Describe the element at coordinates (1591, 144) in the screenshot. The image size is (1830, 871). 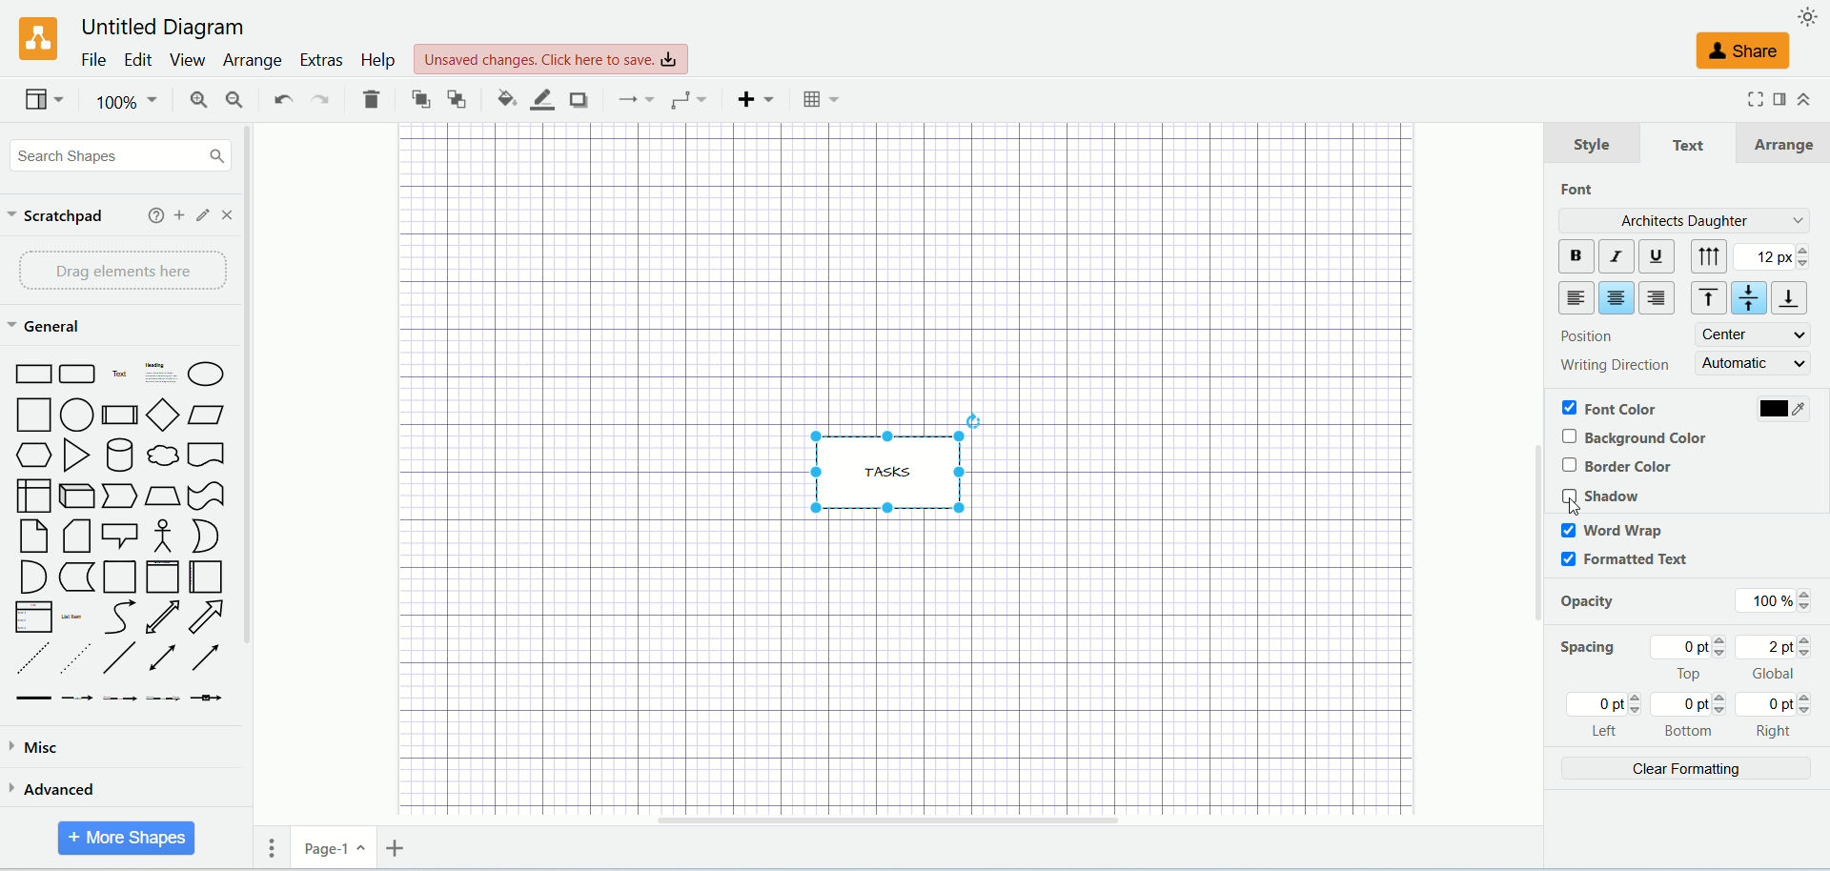
I see `style` at that location.